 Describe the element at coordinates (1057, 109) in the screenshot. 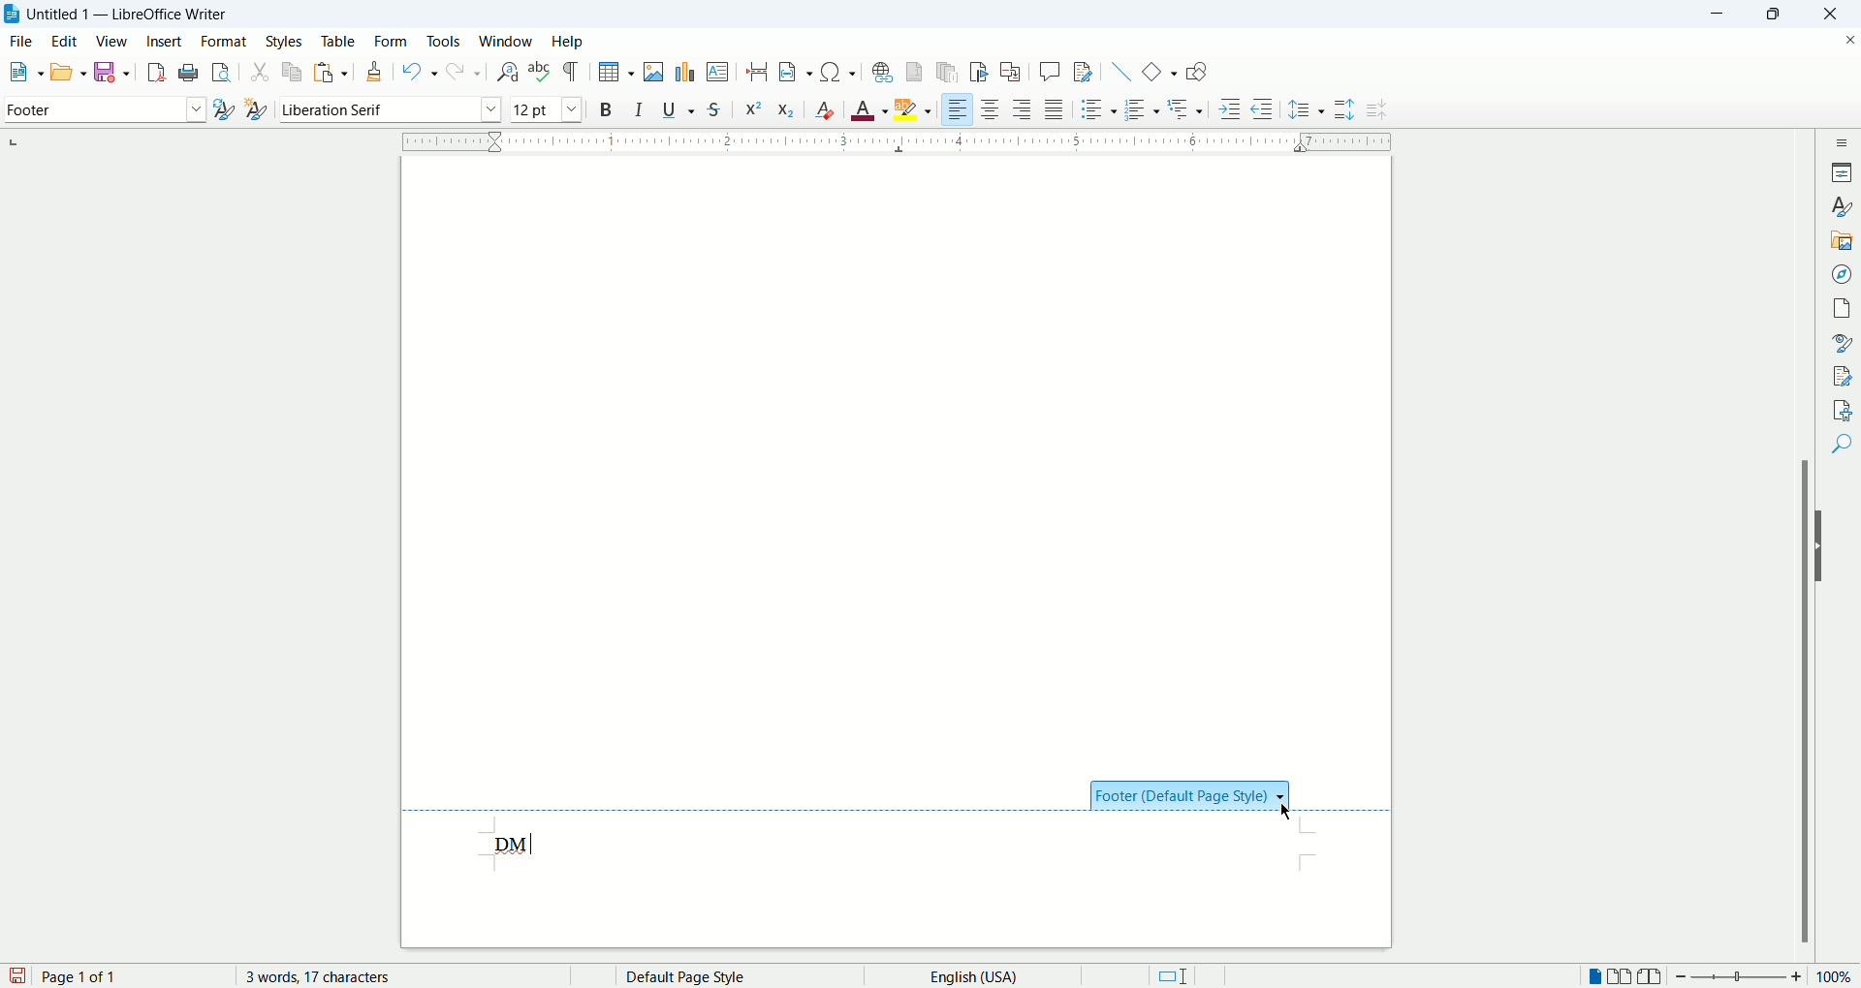

I see `justified` at that location.